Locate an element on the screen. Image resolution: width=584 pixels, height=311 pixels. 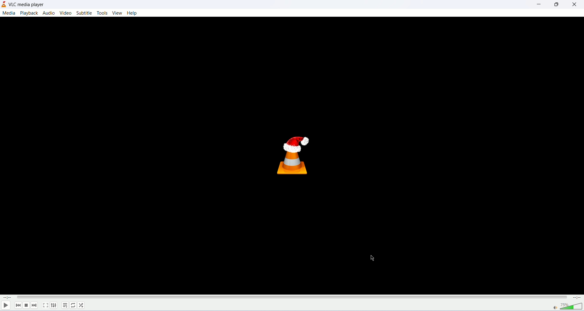
minimize is located at coordinates (537, 5).